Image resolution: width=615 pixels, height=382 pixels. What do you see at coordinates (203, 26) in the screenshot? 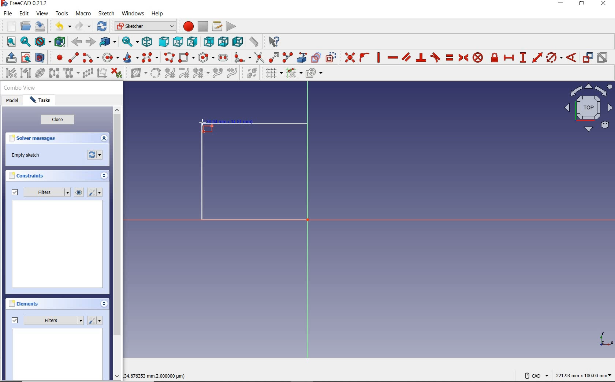
I see `stop macro recording` at bounding box center [203, 26].